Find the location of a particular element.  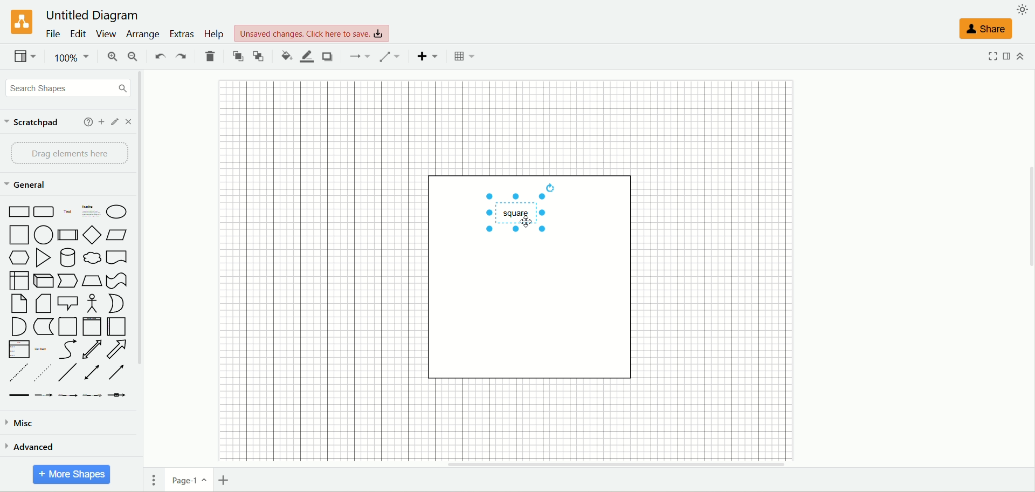

close is located at coordinates (131, 122).